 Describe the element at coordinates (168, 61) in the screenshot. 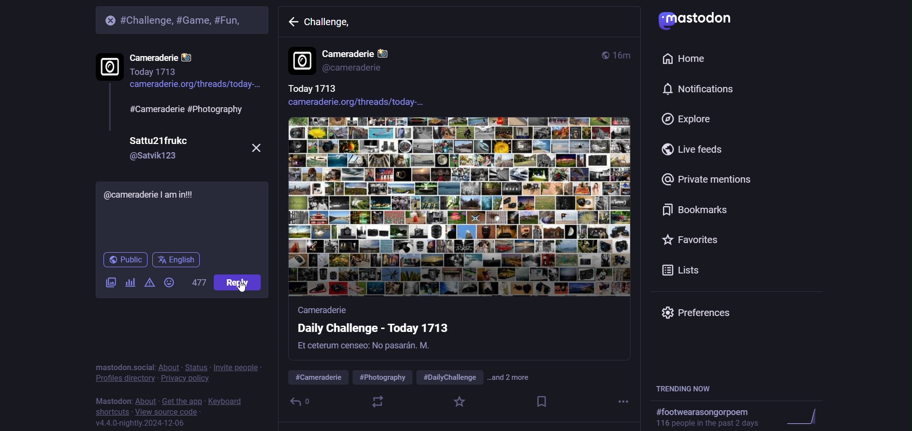

I see `Cameraderie
Today 1713` at that location.